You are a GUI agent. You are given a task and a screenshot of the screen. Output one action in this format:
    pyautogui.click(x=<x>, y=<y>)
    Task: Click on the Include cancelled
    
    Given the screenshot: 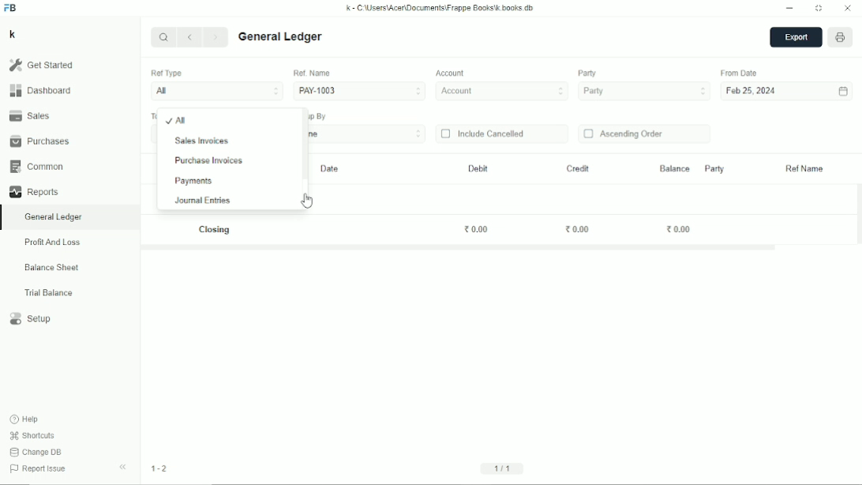 What is the action you would take?
    pyautogui.click(x=482, y=133)
    